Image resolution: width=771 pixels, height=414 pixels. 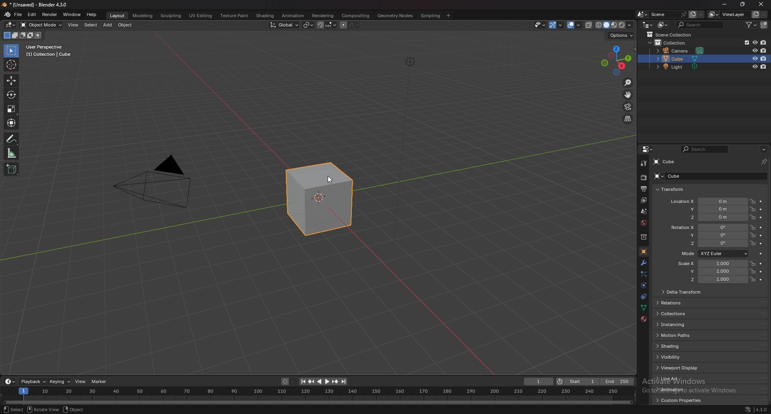 I want to click on add, so click(x=108, y=26).